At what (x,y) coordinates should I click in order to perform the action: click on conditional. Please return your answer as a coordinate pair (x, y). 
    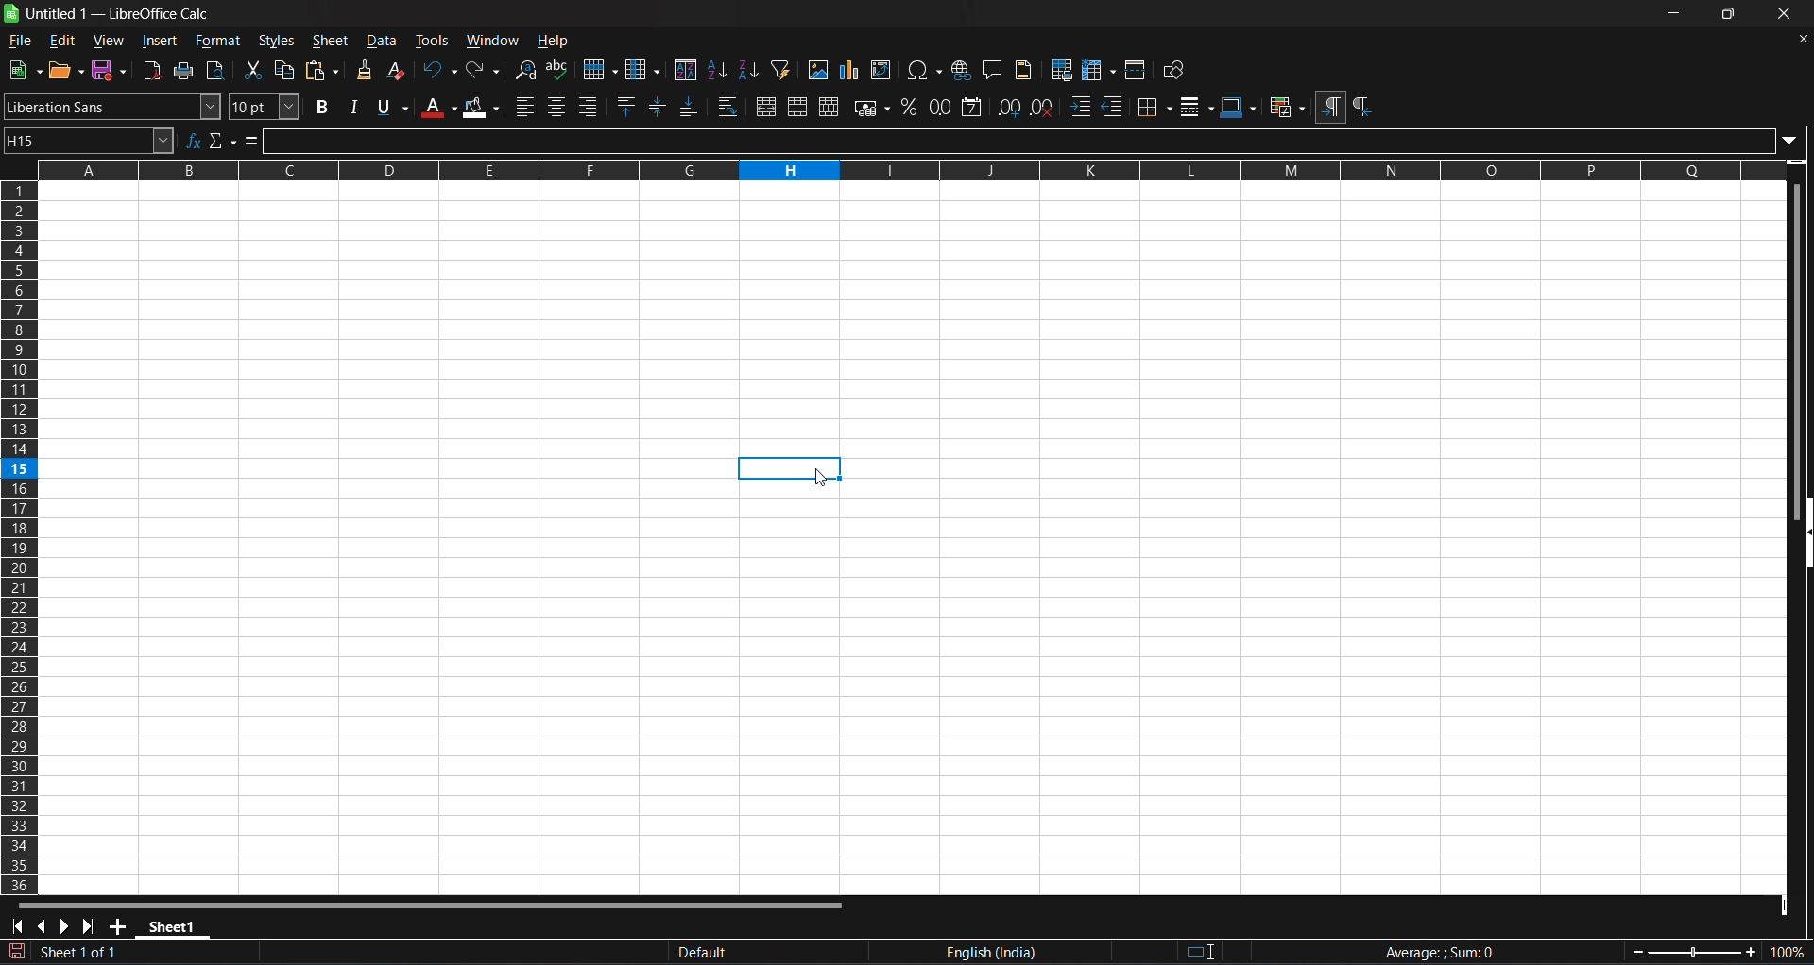
    Looking at the image, I should click on (1288, 106).